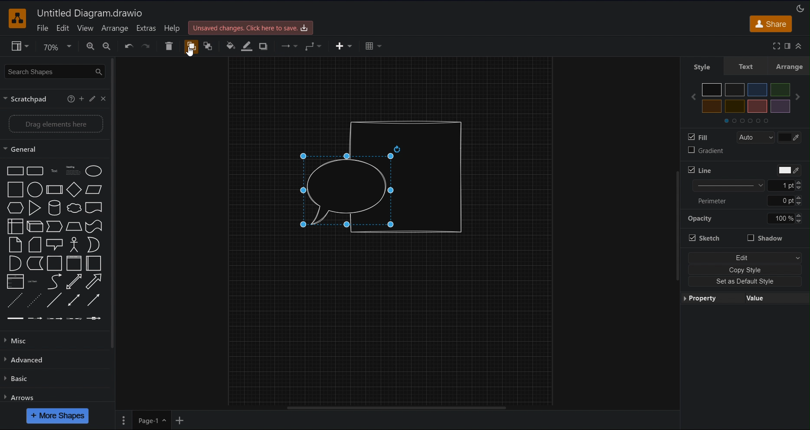 This screenshot has height=430, width=810. I want to click on To Front, highlighted, so click(192, 46).